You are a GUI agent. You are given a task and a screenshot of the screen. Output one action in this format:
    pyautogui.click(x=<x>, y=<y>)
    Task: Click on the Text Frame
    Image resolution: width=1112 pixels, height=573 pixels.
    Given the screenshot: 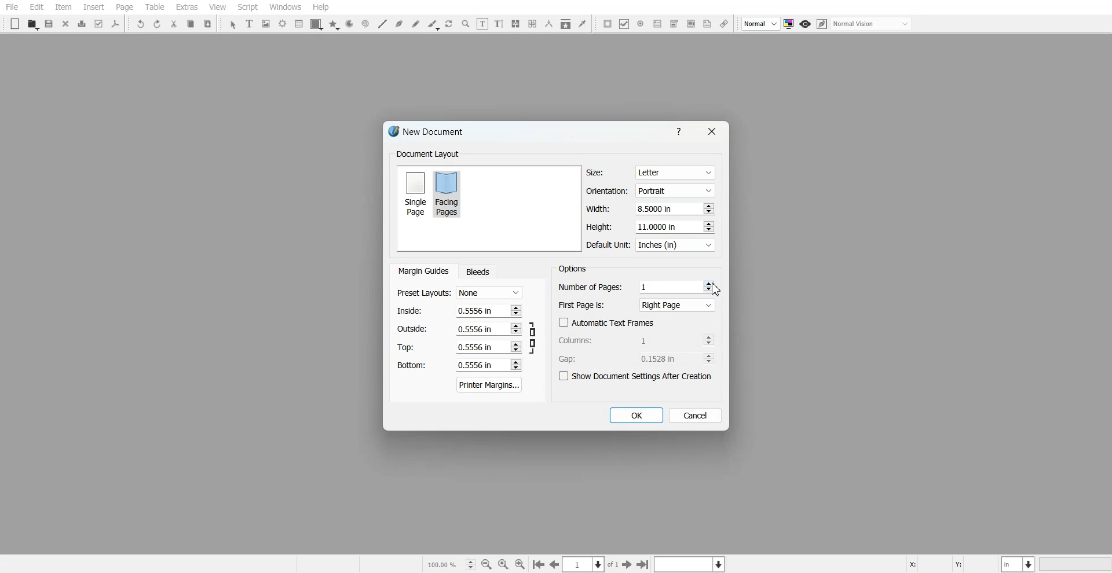 What is the action you would take?
    pyautogui.click(x=250, y=23)
    